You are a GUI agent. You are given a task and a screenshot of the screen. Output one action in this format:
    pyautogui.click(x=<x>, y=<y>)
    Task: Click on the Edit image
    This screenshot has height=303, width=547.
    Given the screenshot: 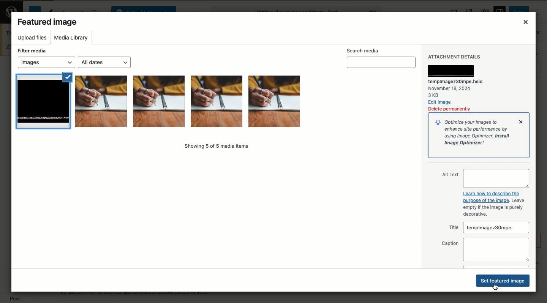 What is the action you would take?
    pyautogui.click(x=439, y=103)
    